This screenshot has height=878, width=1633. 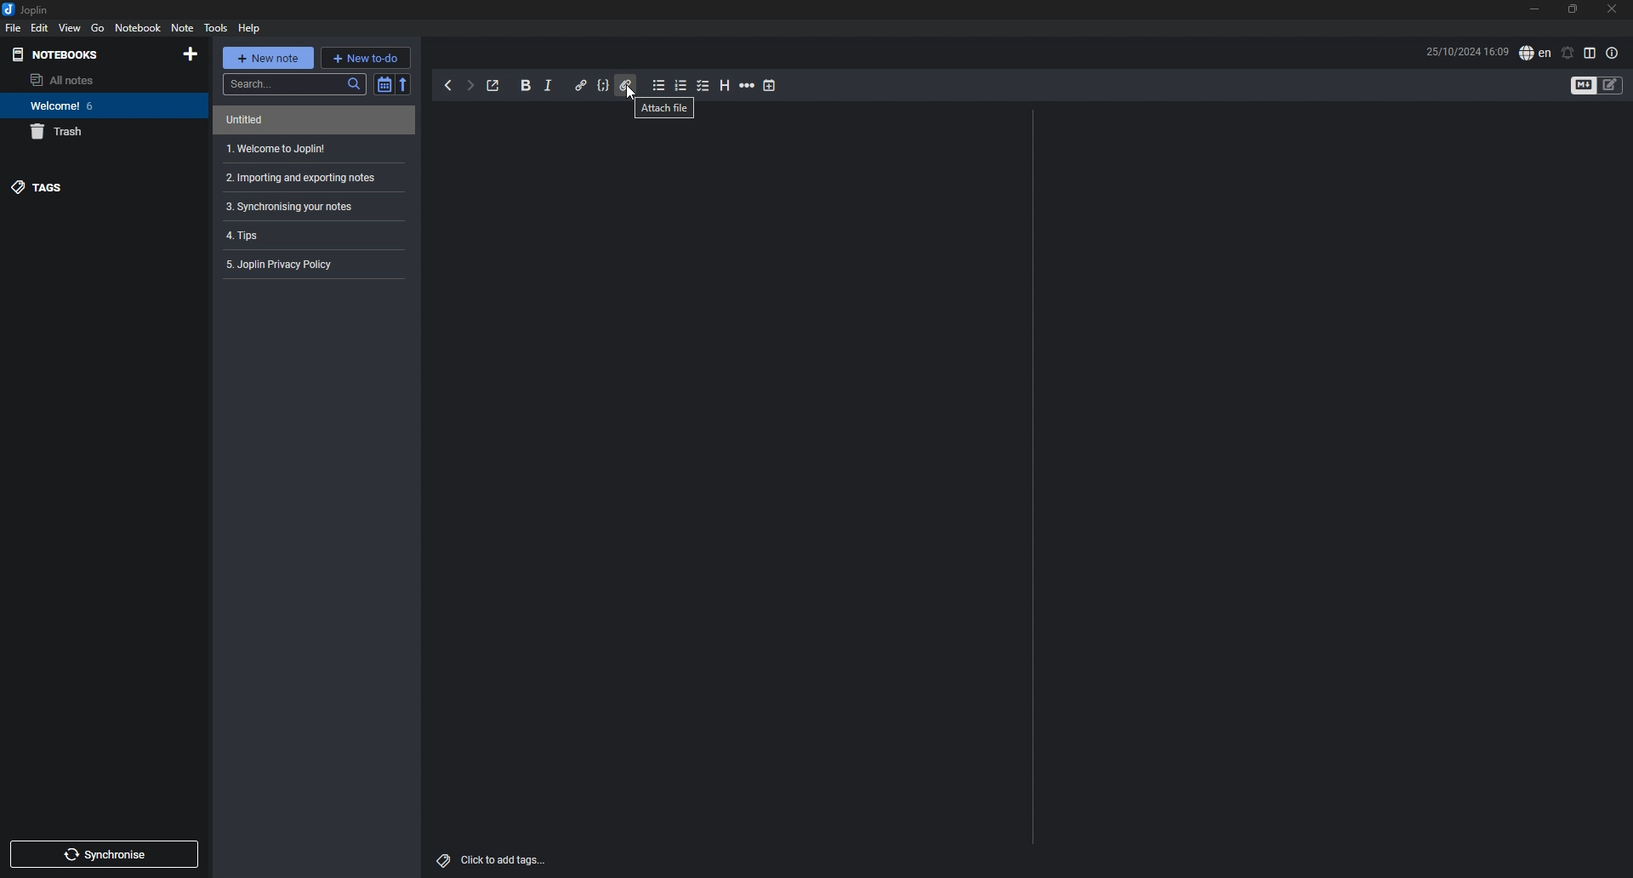 I want to click on welcome, so click(x=98, y=105).